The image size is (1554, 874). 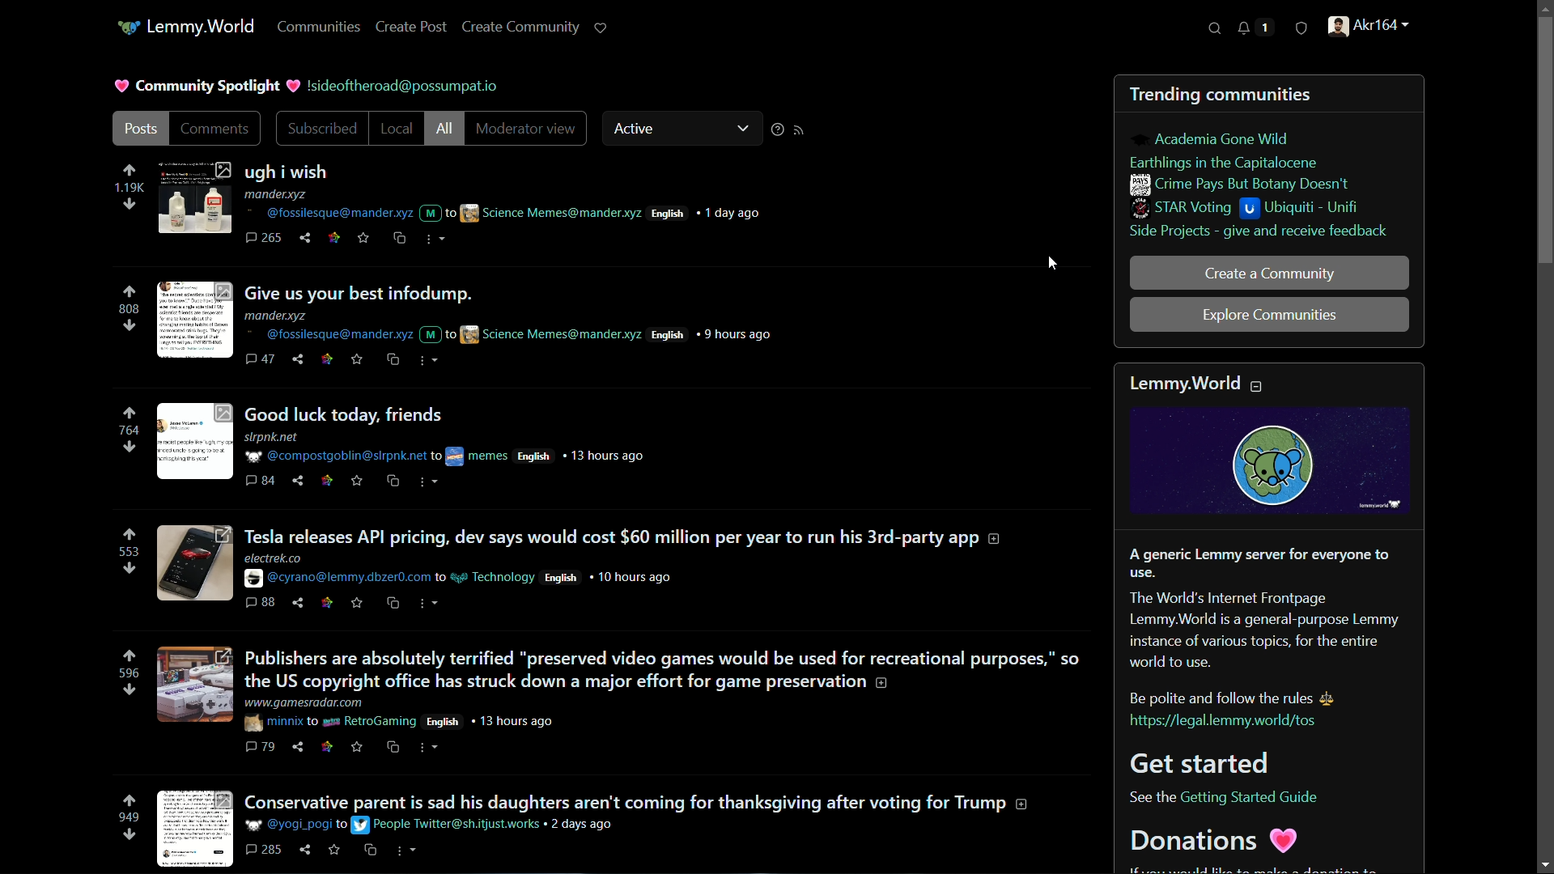 I want to click on thumbnail, so click(x=196, y=316).